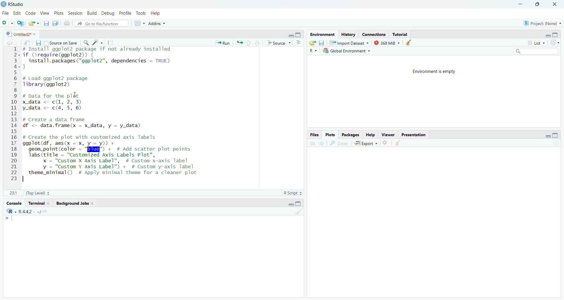 The height and width of the screenshot is (300, 564). What do you see at coordinates (276, 43) in the screenshot?
I see `Source` at bounding box center [276, 43].